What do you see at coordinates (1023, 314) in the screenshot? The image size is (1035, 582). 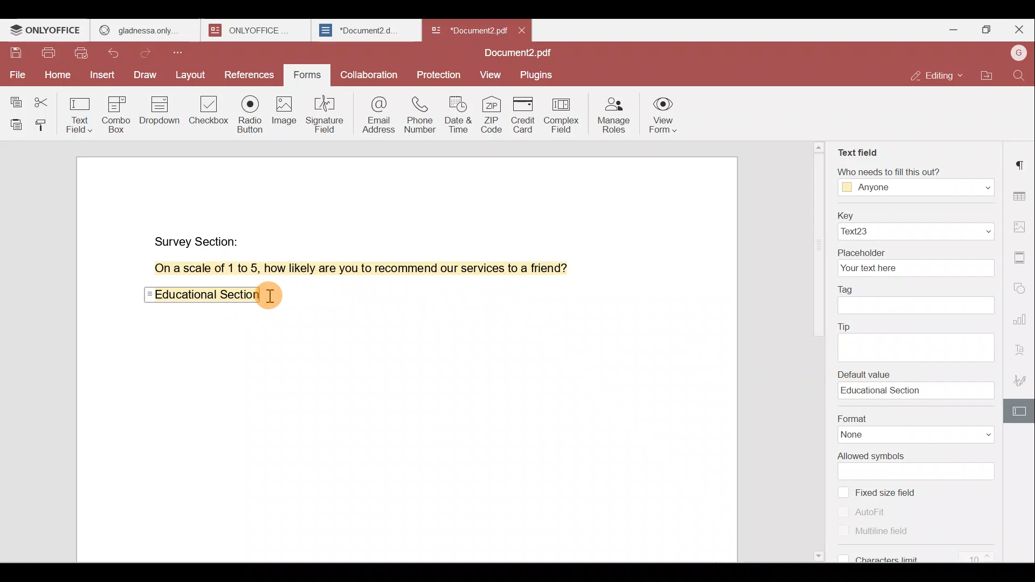 I see `Chart settings` at bounding box center [1023, 314].